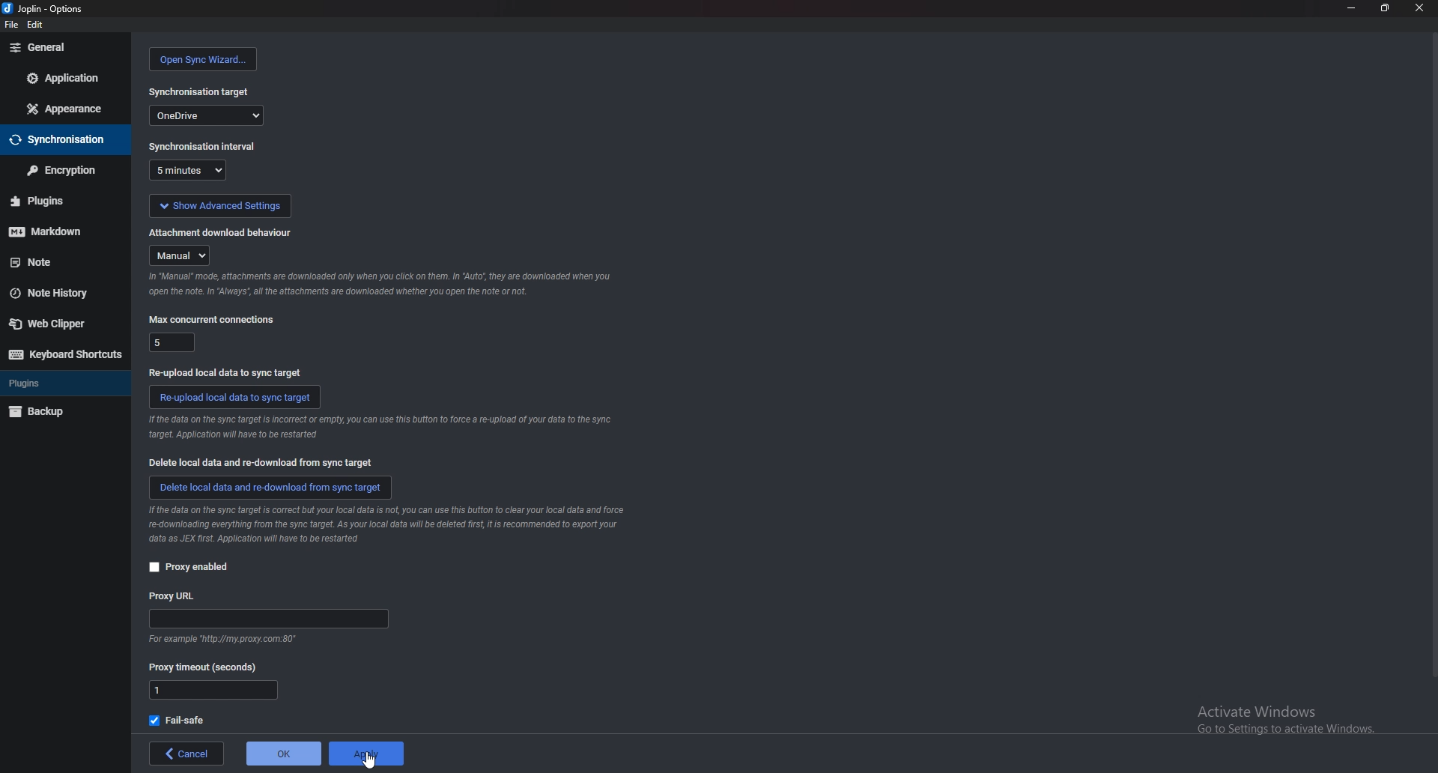 This screenshot has width=1438, height=773. Describe the element at coordinates (204, 668) in the screenshot. I see `proxy timeout` at that location.